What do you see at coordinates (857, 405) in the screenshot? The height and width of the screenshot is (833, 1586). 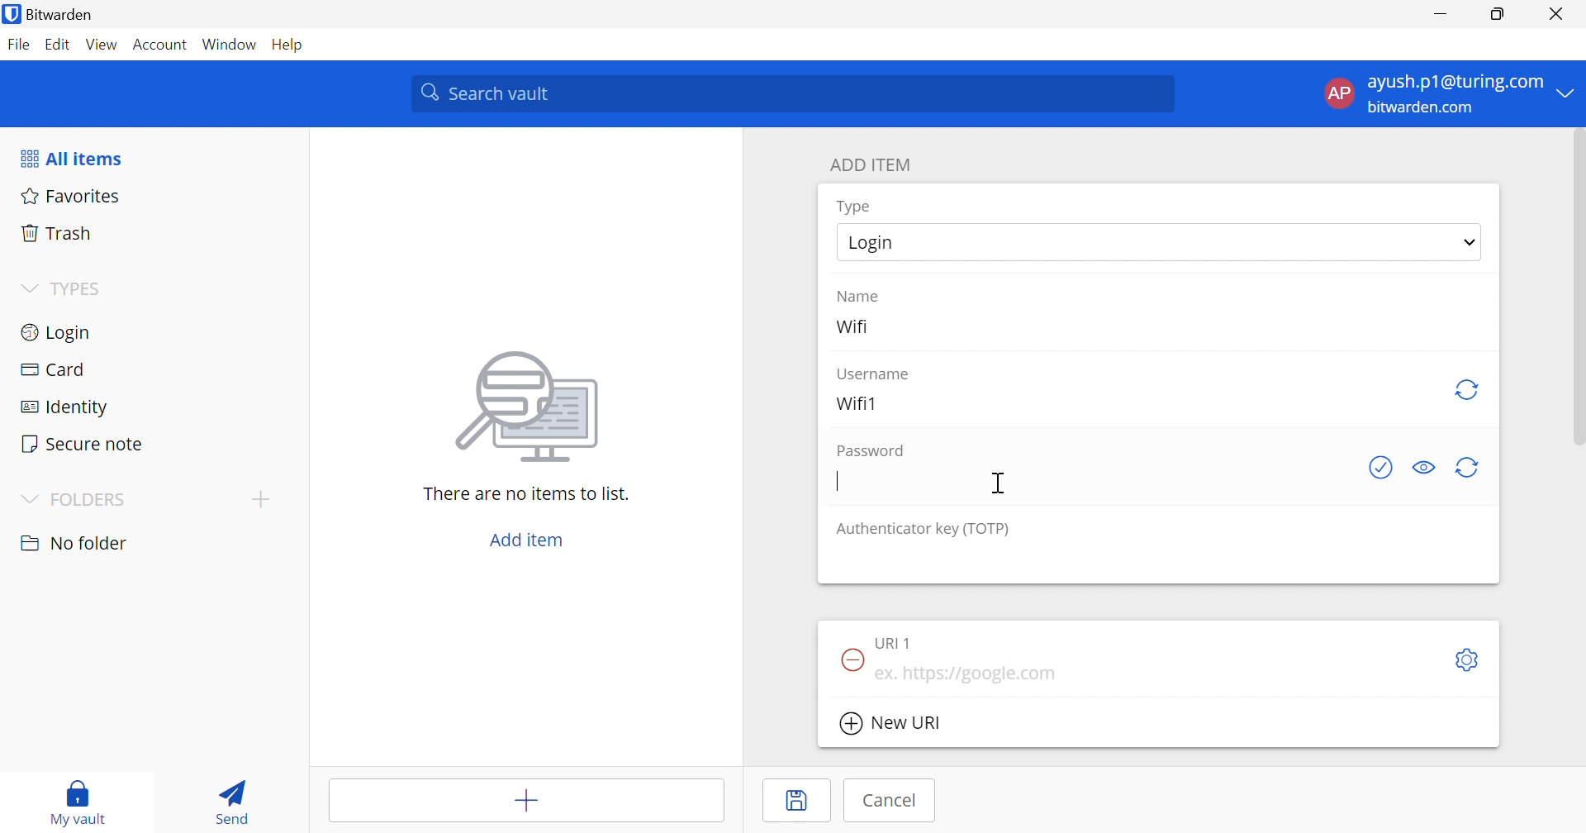 I see `Wifi1` at bounding box center [857, 405].